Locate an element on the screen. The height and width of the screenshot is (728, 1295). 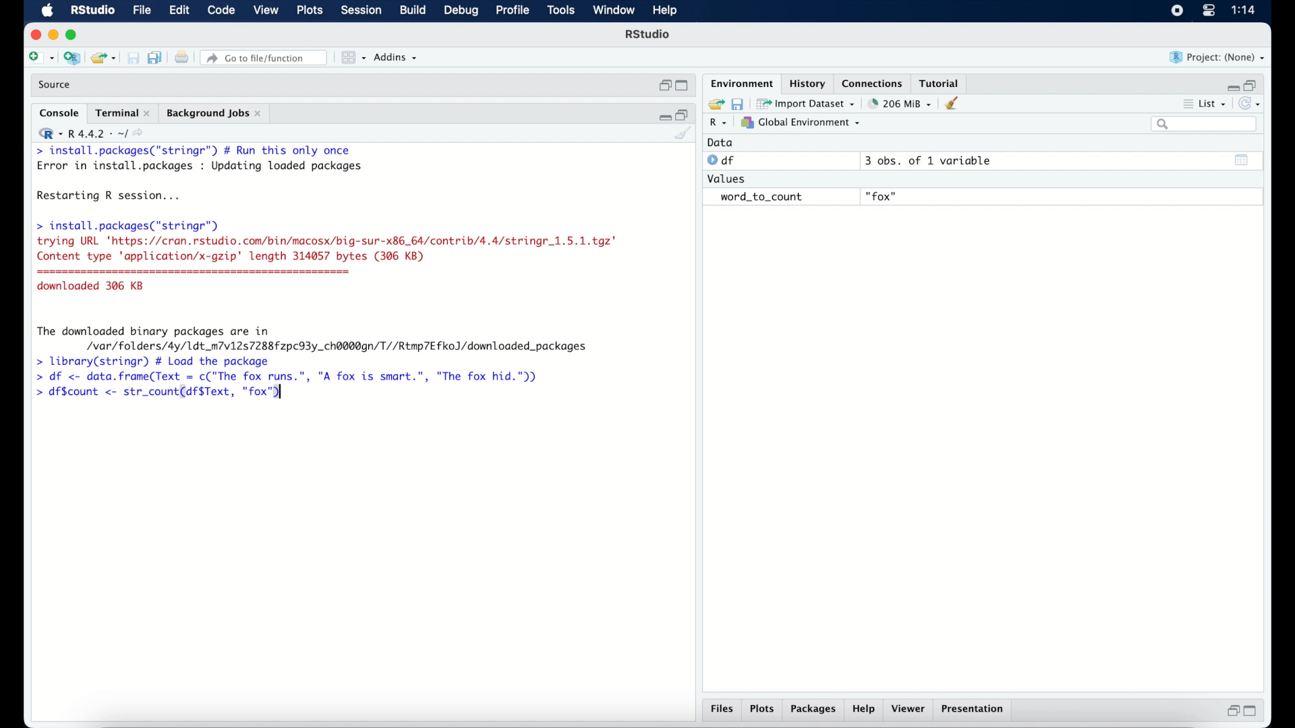
save all document is located at coordinates (158, 59).